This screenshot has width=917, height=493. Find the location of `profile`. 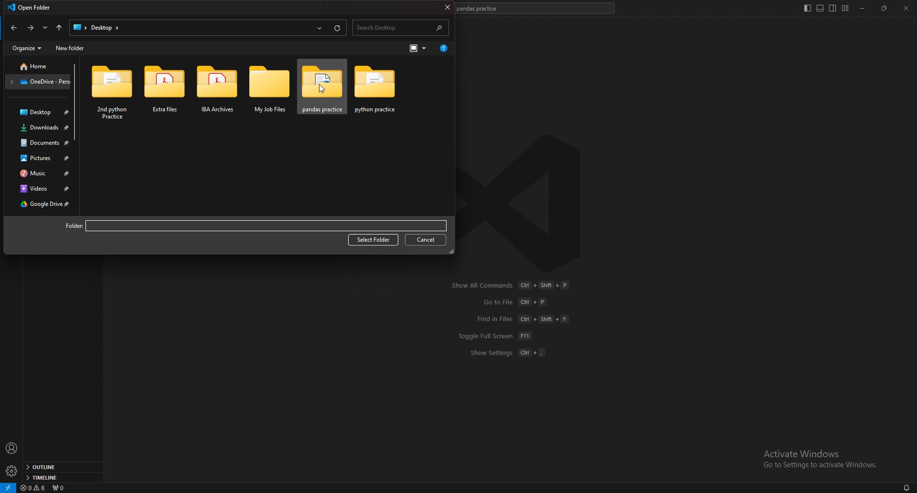

profile is located at coordinates (12, 449).